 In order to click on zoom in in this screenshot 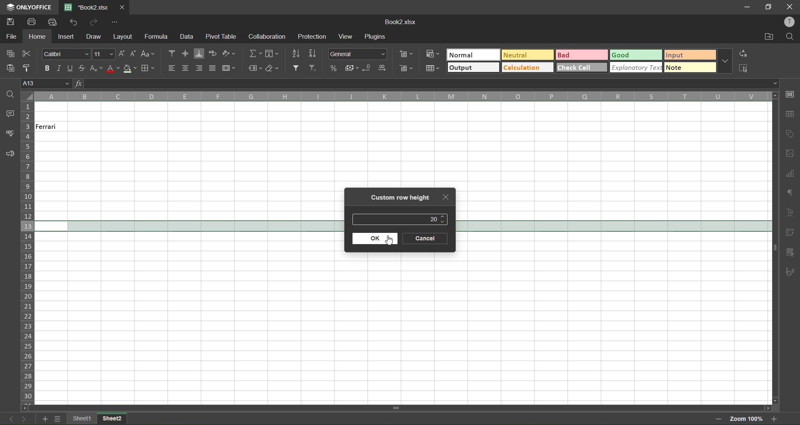, I will do `click(776, 420)`.